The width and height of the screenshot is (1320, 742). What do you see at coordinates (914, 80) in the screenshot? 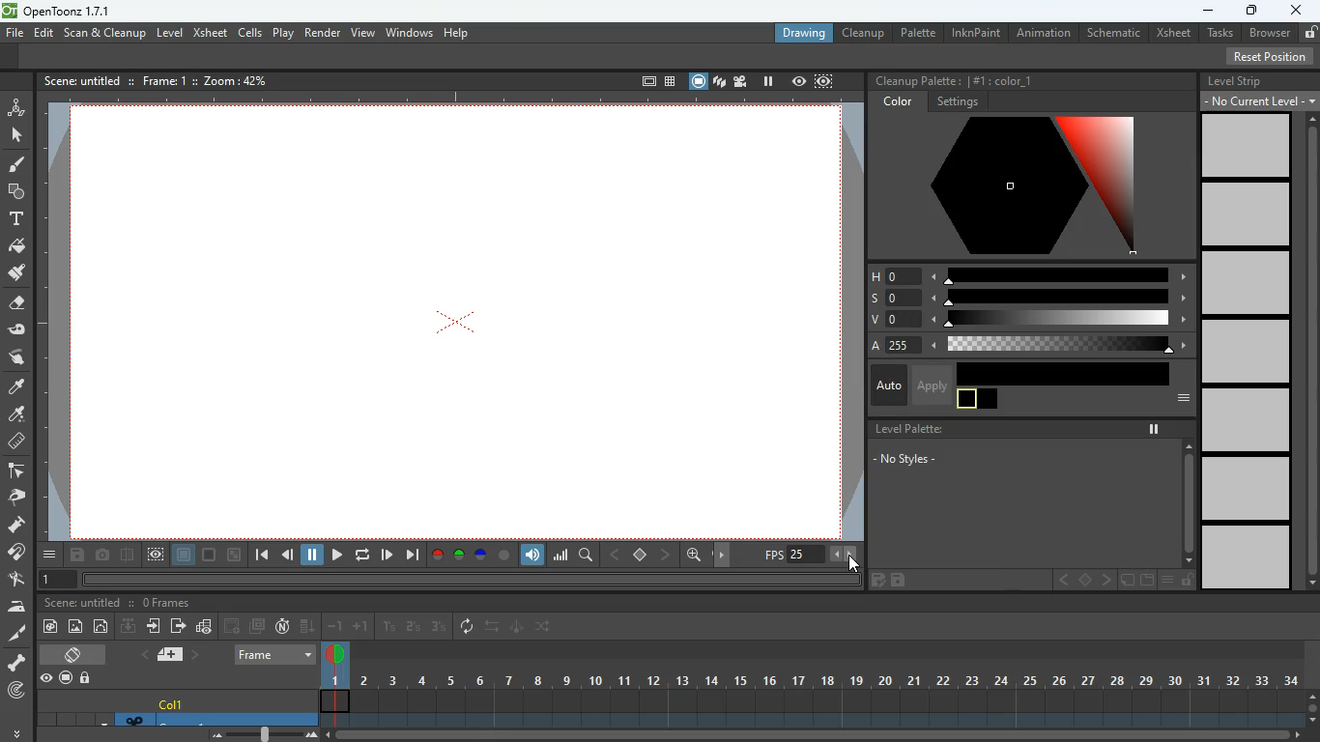
I see `cleanup palette` at bounding box center [914, 80].